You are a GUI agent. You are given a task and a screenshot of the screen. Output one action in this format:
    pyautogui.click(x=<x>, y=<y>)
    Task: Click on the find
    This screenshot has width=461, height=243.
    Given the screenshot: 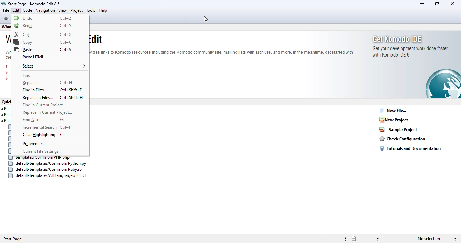 What is the action you would take?
    pyautogui.click(x=28, y=75)
    